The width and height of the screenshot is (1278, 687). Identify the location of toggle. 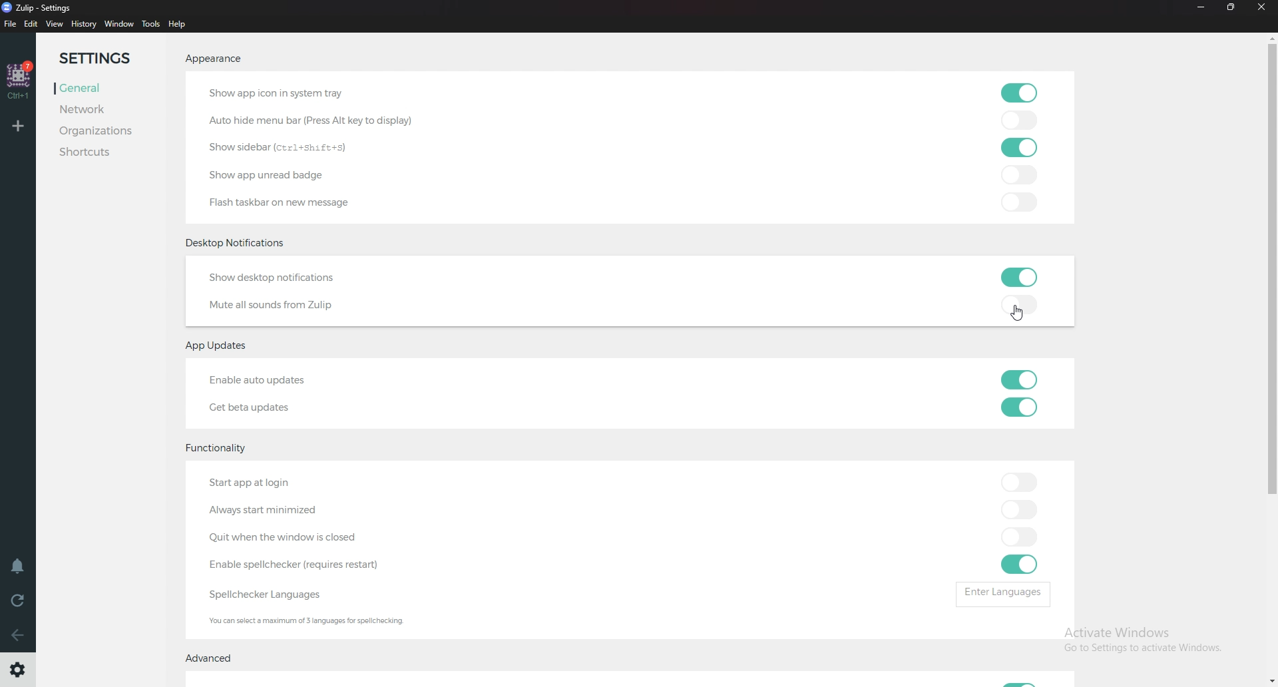
(1019, 485).